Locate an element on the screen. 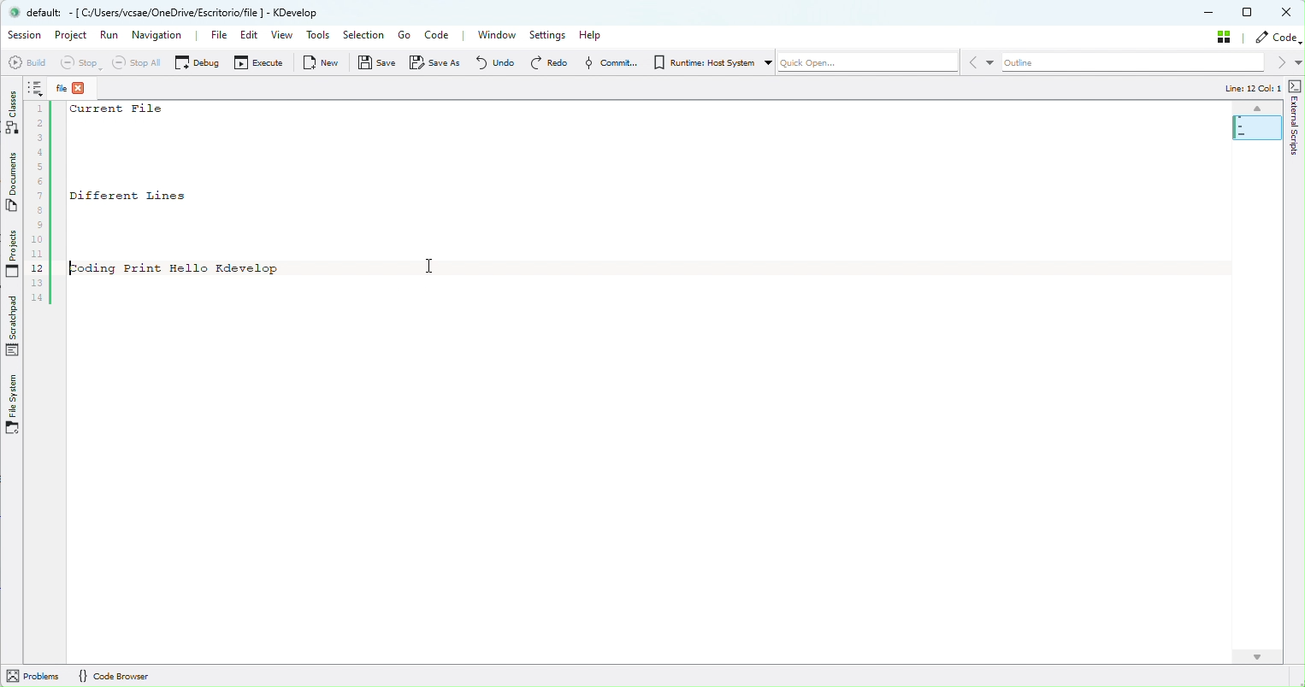  Projects is located at coordinates (13, 260).